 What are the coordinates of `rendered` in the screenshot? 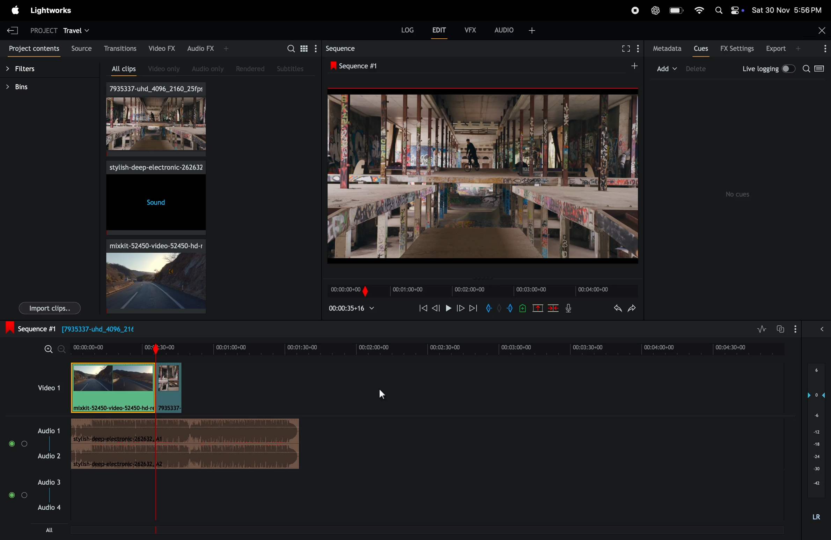 It's located at (252, 69).